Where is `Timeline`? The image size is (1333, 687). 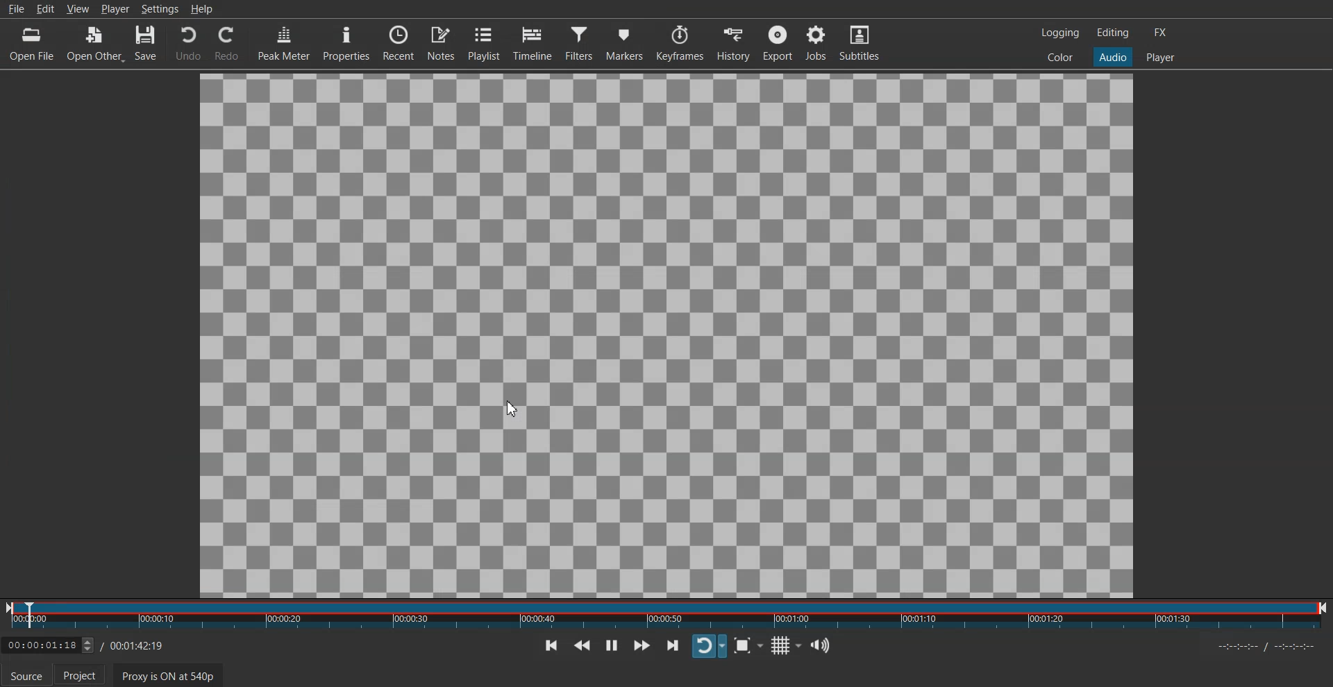
Timeline is located at coordinates (532, 43).